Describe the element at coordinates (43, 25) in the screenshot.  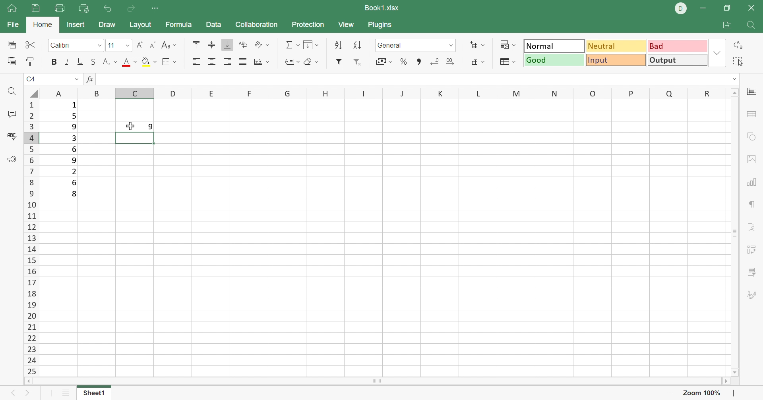
I see `Home` at that location.